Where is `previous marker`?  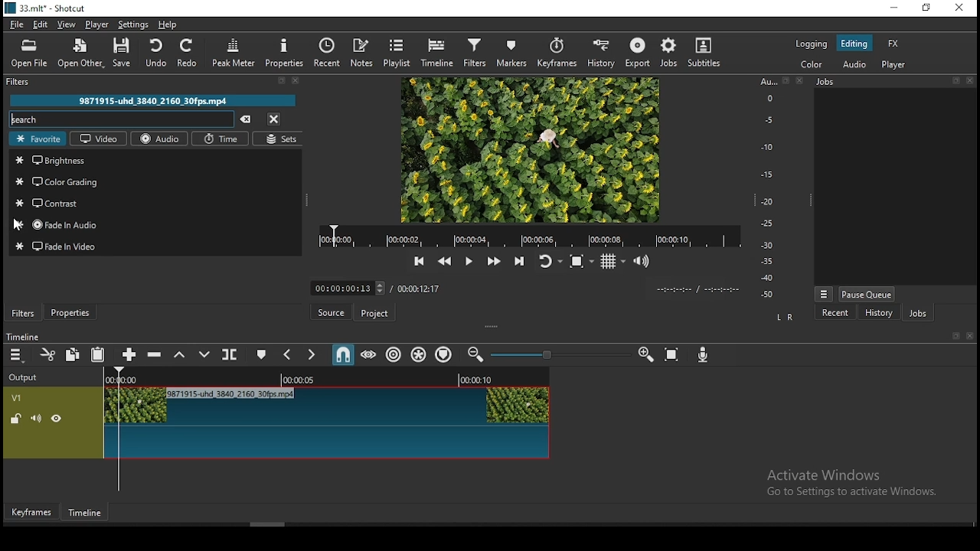
previous marker is located at coordinates (288, 354).